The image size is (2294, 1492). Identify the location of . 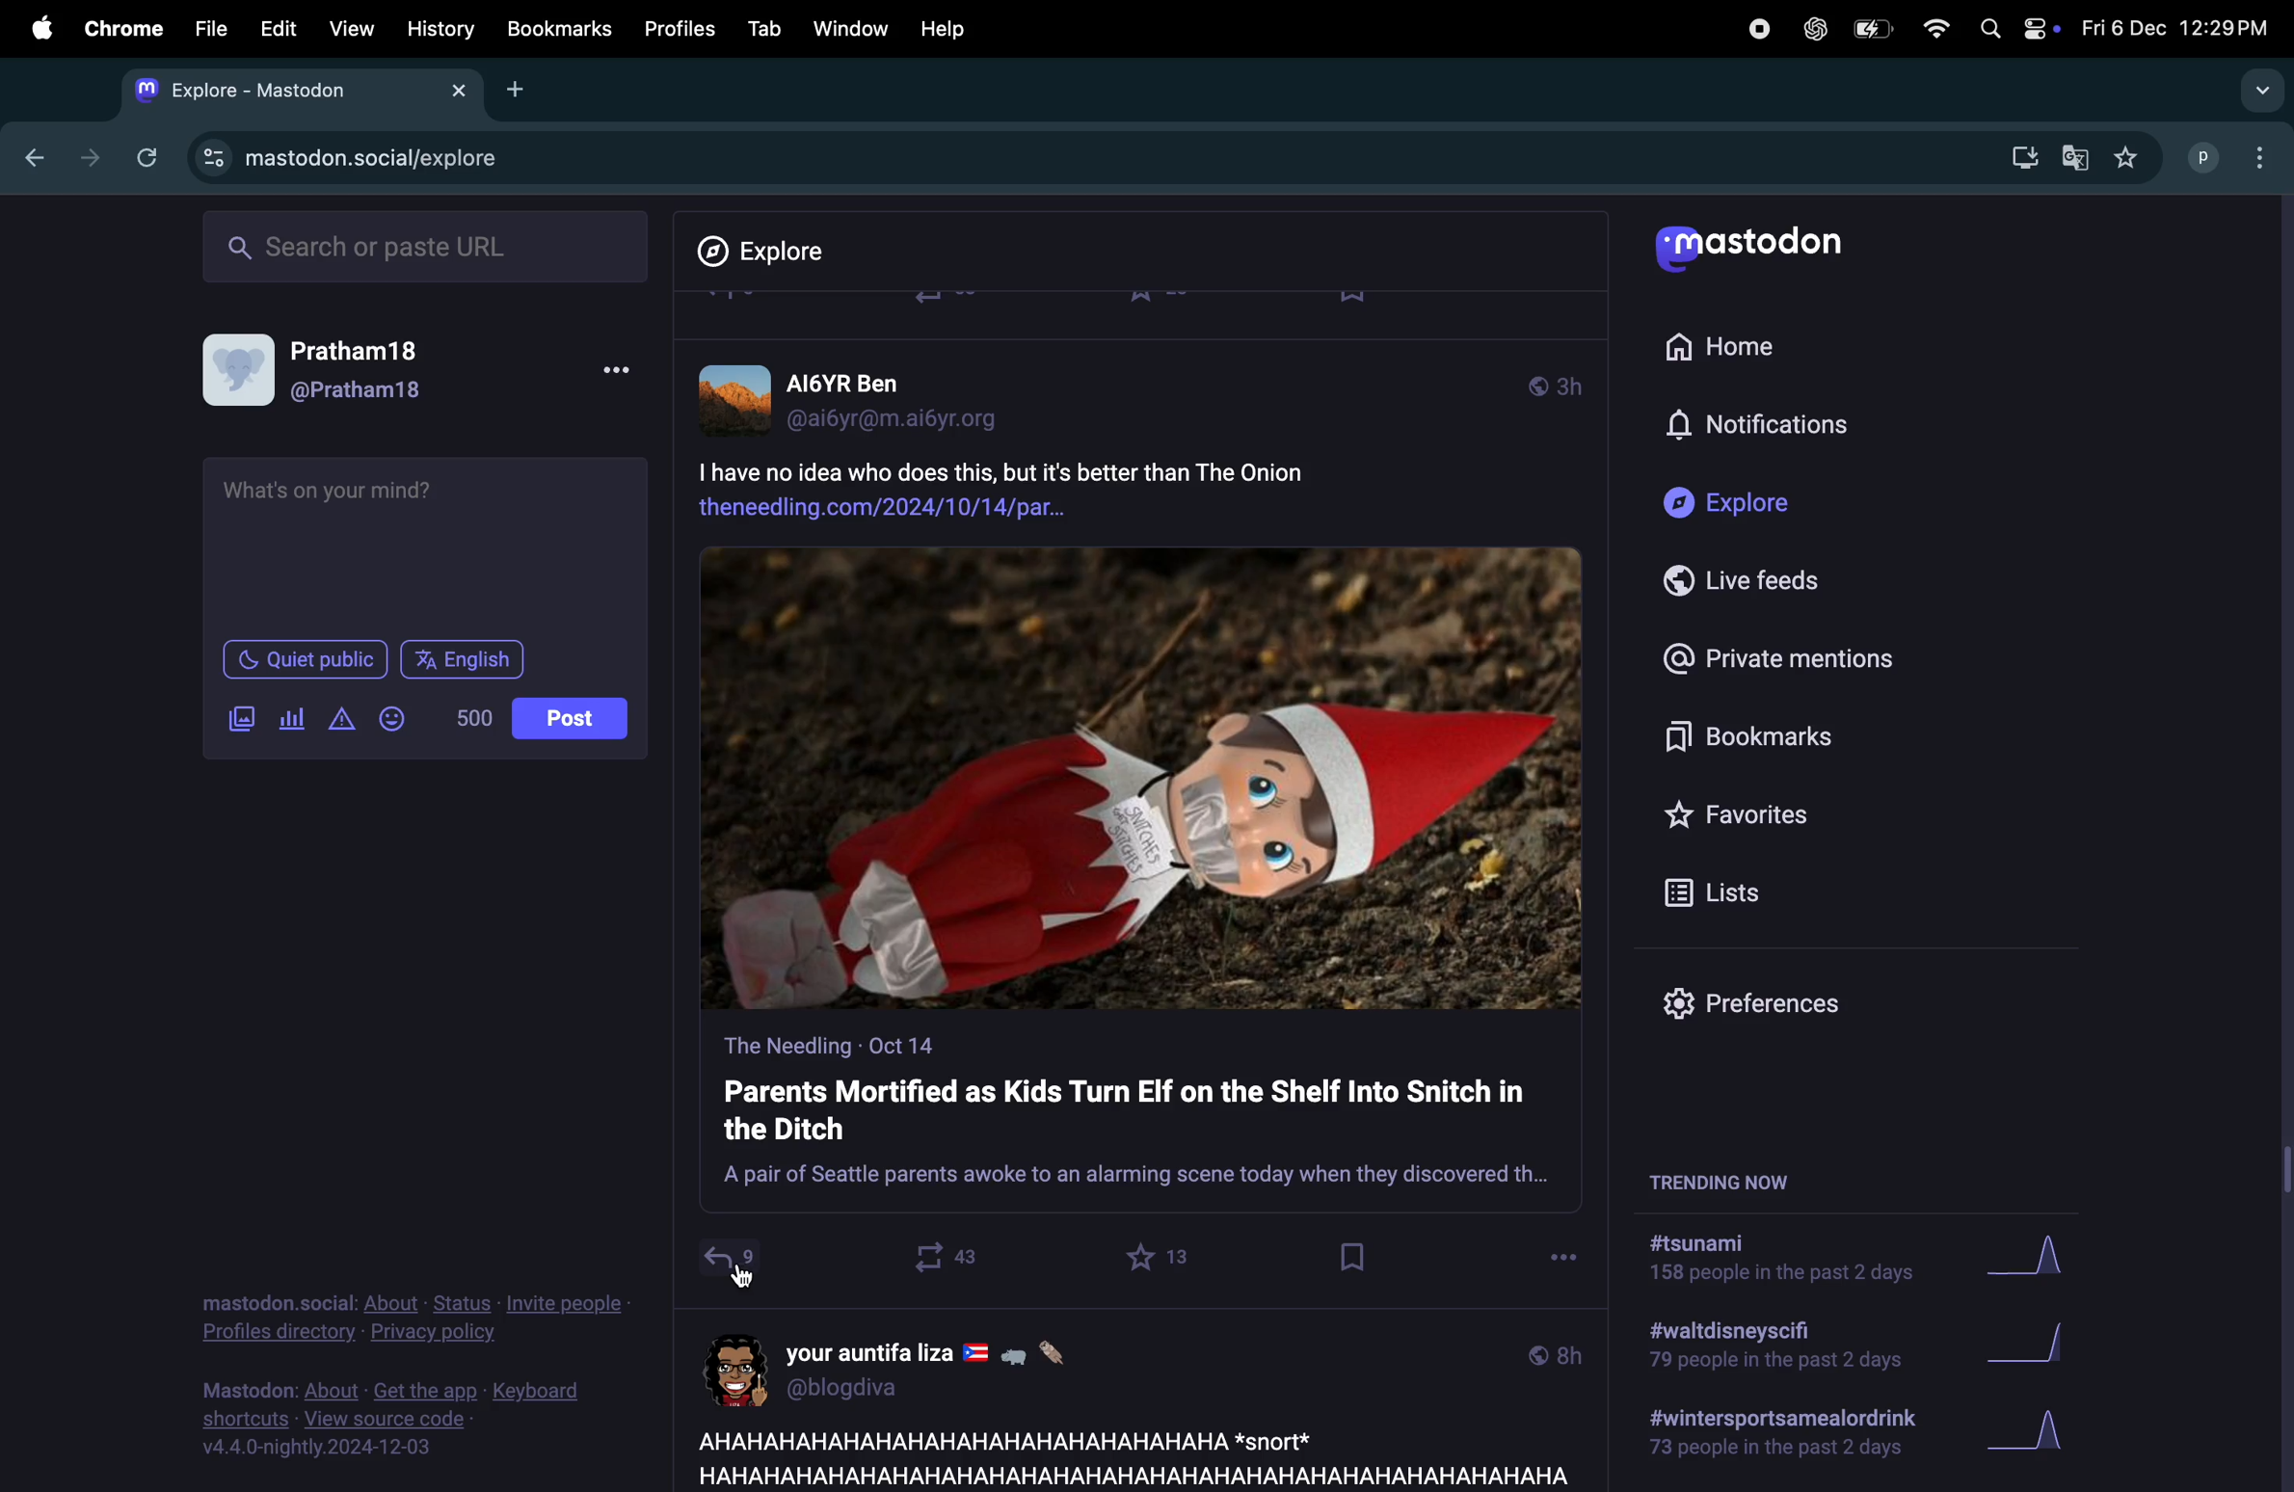
(2280, 843).